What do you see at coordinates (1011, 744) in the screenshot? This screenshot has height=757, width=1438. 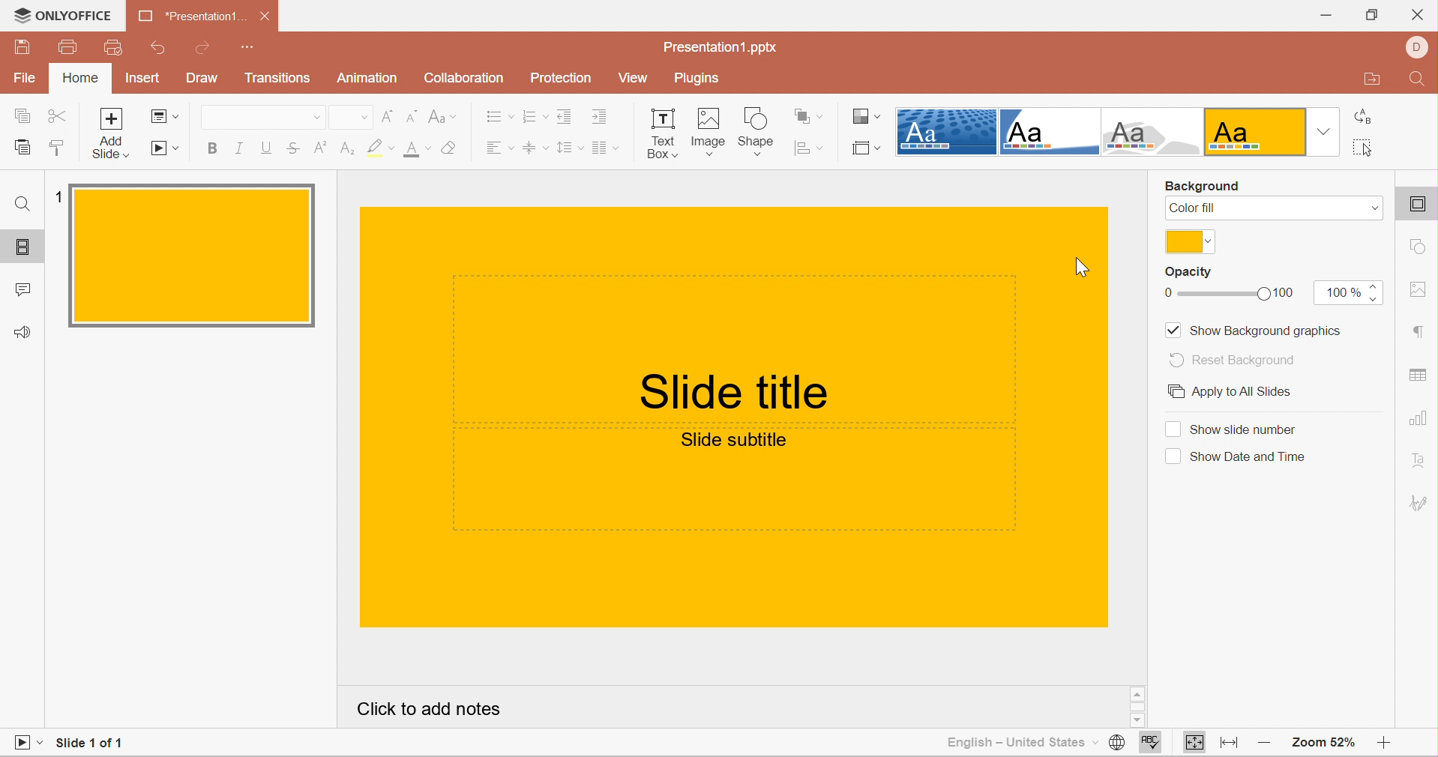 I see `English - United States` at bounding box center [1011, 744].